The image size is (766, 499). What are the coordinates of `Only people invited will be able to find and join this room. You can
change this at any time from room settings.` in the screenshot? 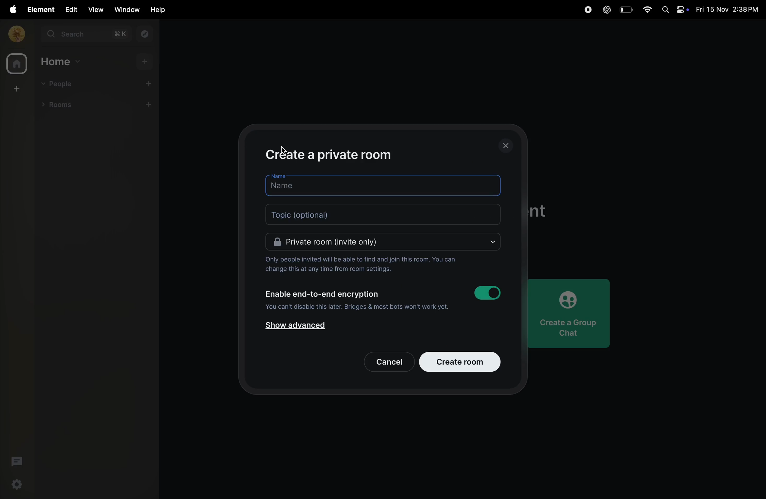 It's located at (366, 265).